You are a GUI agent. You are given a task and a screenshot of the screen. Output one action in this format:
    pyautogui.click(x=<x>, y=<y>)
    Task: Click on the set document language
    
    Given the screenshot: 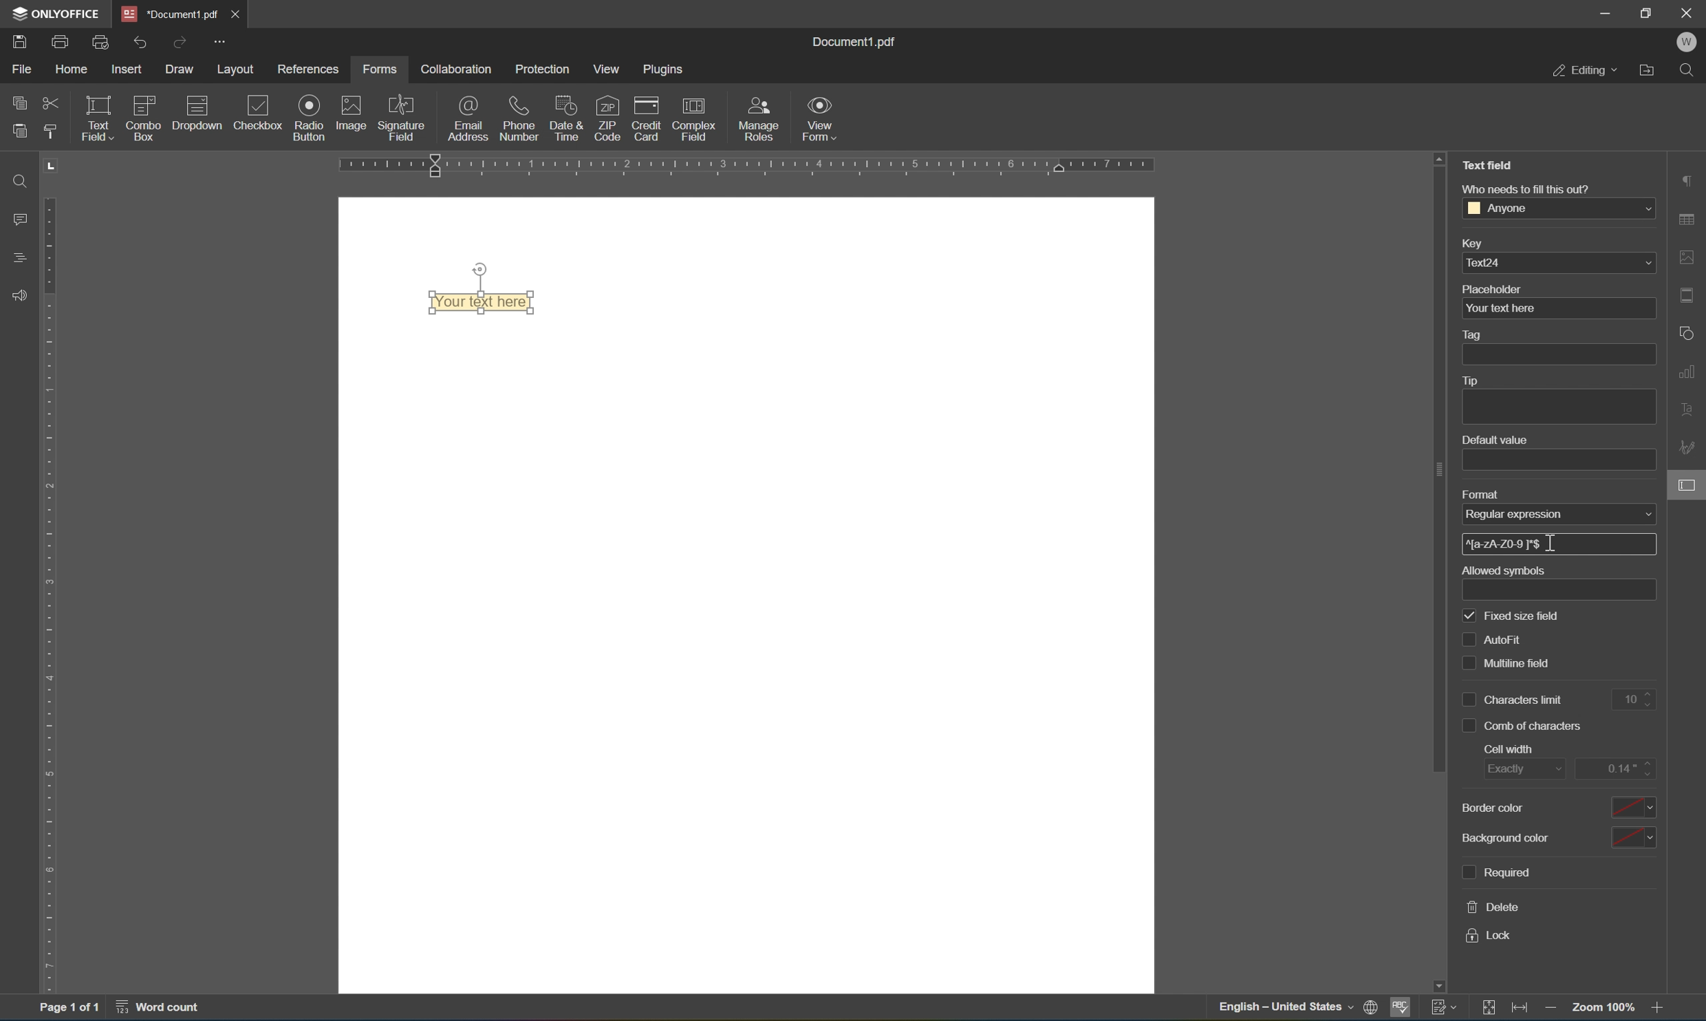 What is the action you would take?
    pyautogui.click(x=1375, y=1009)
    